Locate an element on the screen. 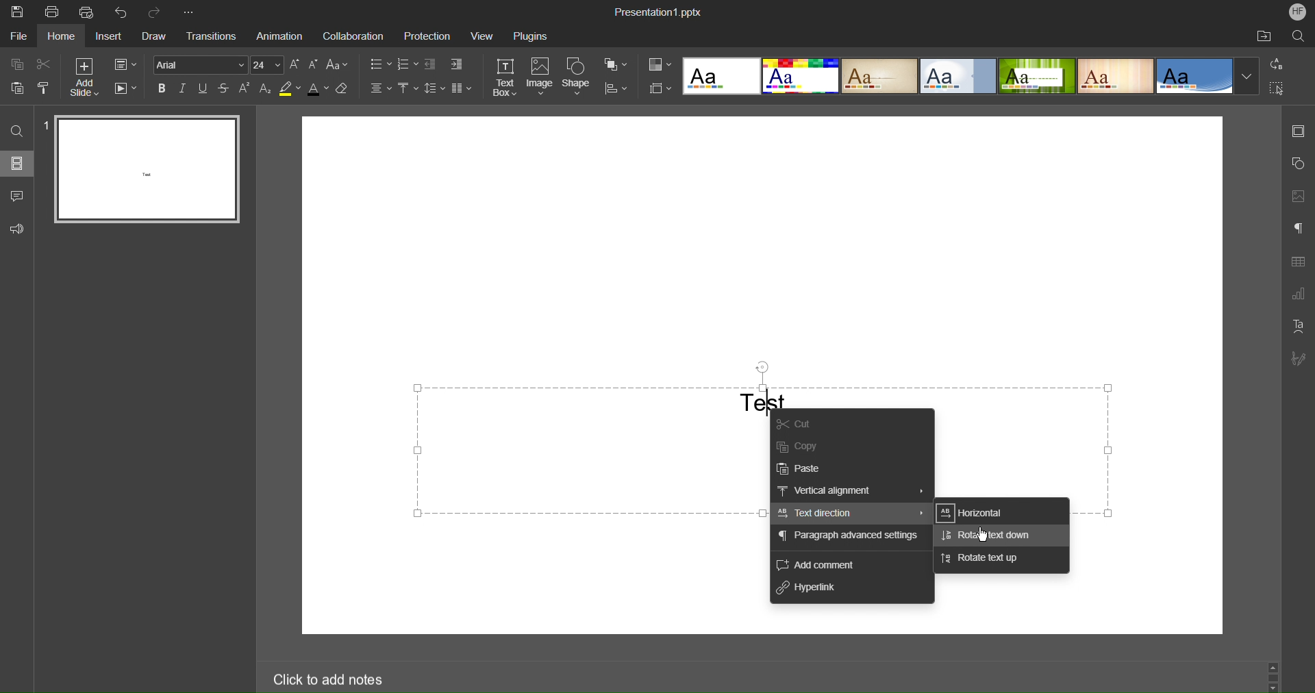  Print is located at coordinates (53, 12).